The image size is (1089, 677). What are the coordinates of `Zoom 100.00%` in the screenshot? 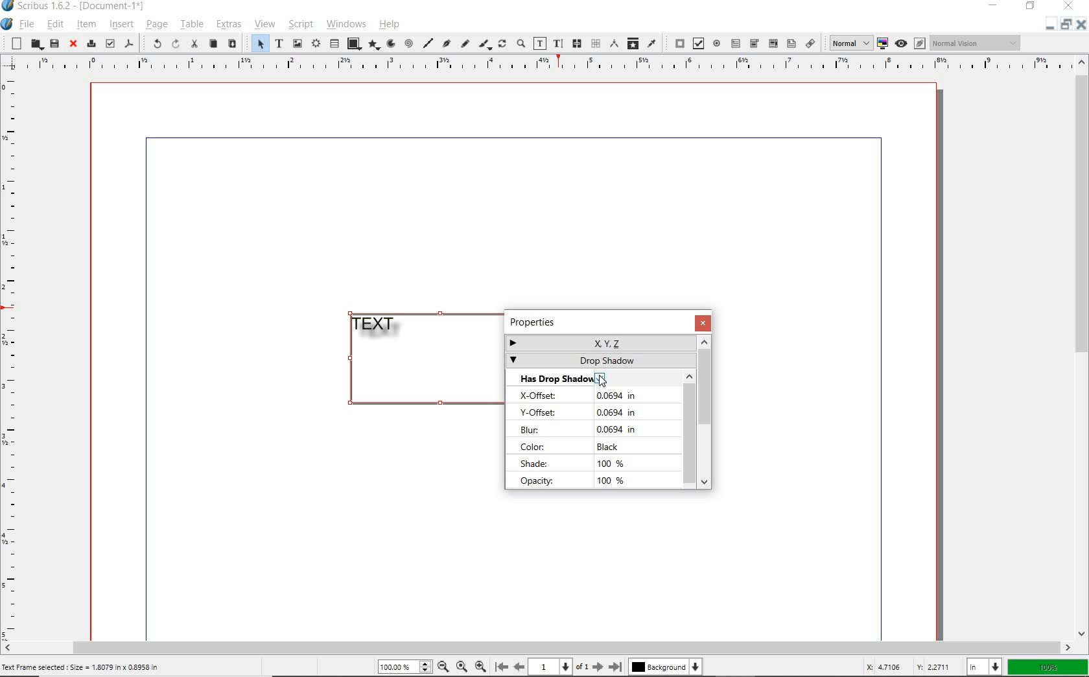 It's located at (405, 667).